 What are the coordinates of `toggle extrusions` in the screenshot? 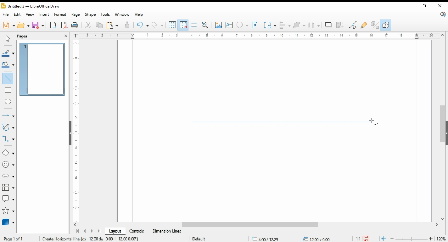 It's located at (375, 25).